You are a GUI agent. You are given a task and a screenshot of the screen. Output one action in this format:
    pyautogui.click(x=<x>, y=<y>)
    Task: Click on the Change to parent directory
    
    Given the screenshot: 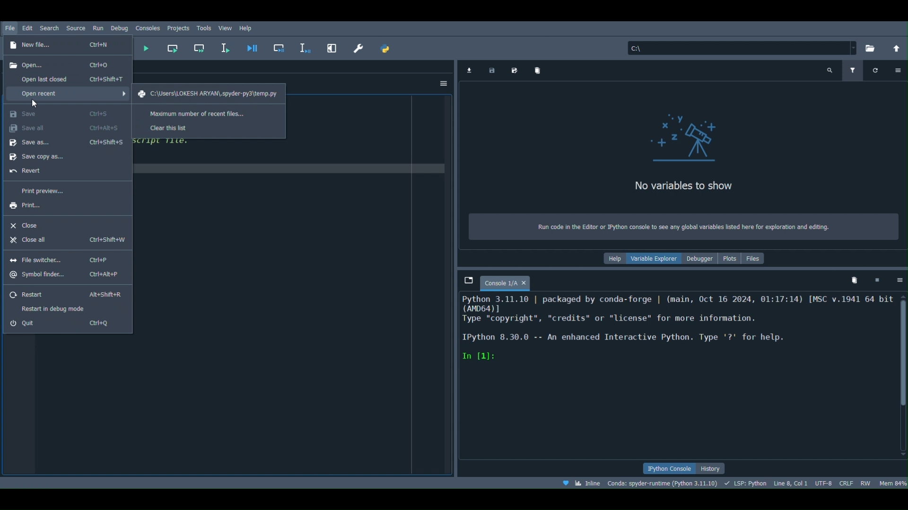 What is the action you would take?
    pyautogui.click(x=891, y=45)
    